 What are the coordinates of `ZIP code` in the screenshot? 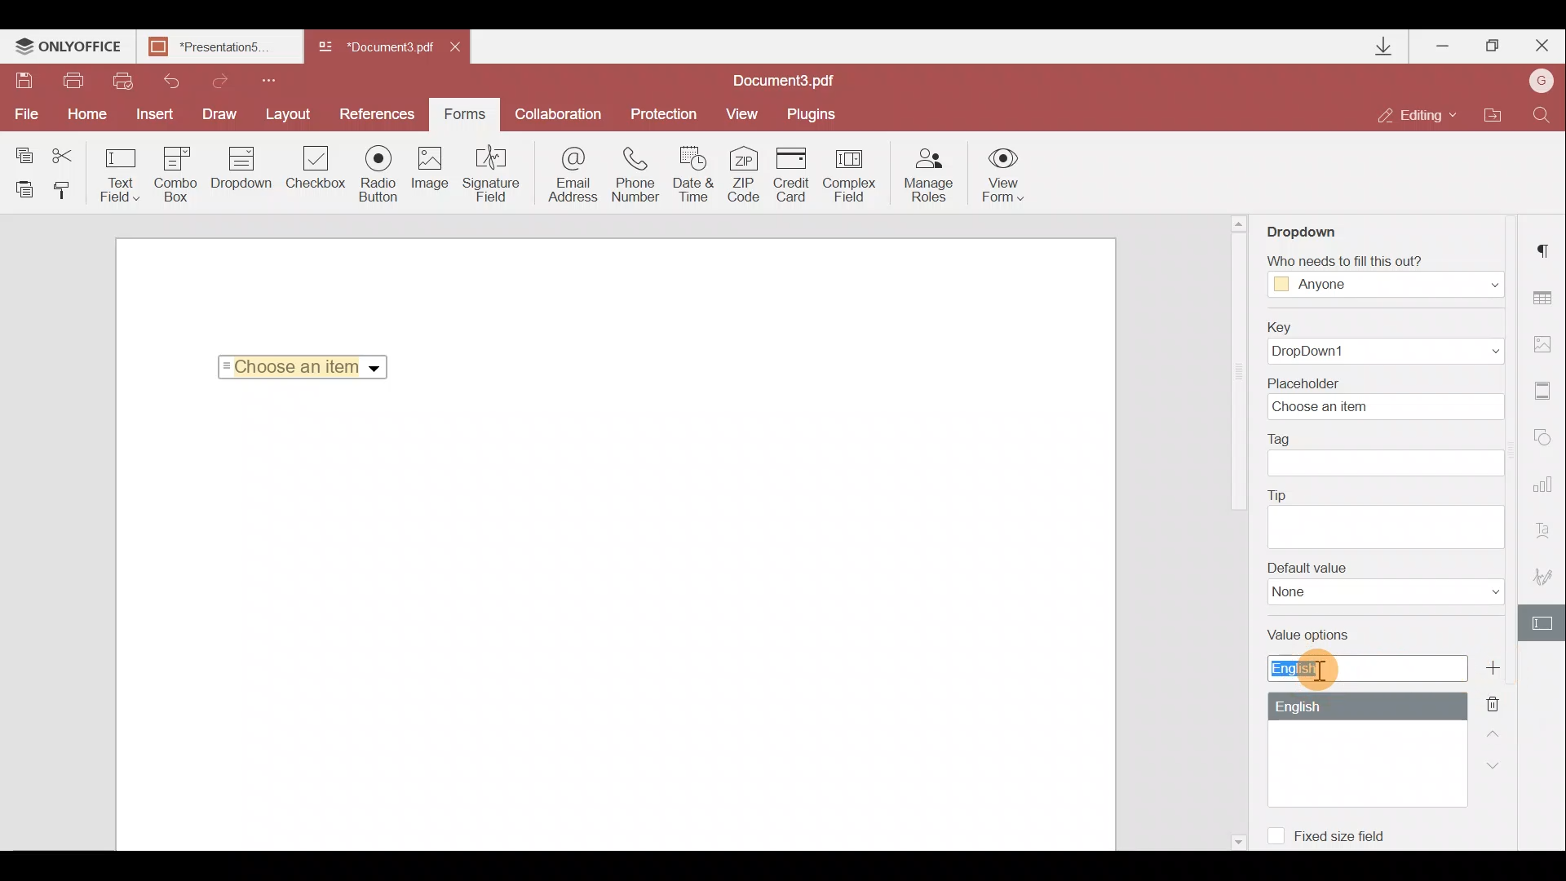 It's located at (749, 177).